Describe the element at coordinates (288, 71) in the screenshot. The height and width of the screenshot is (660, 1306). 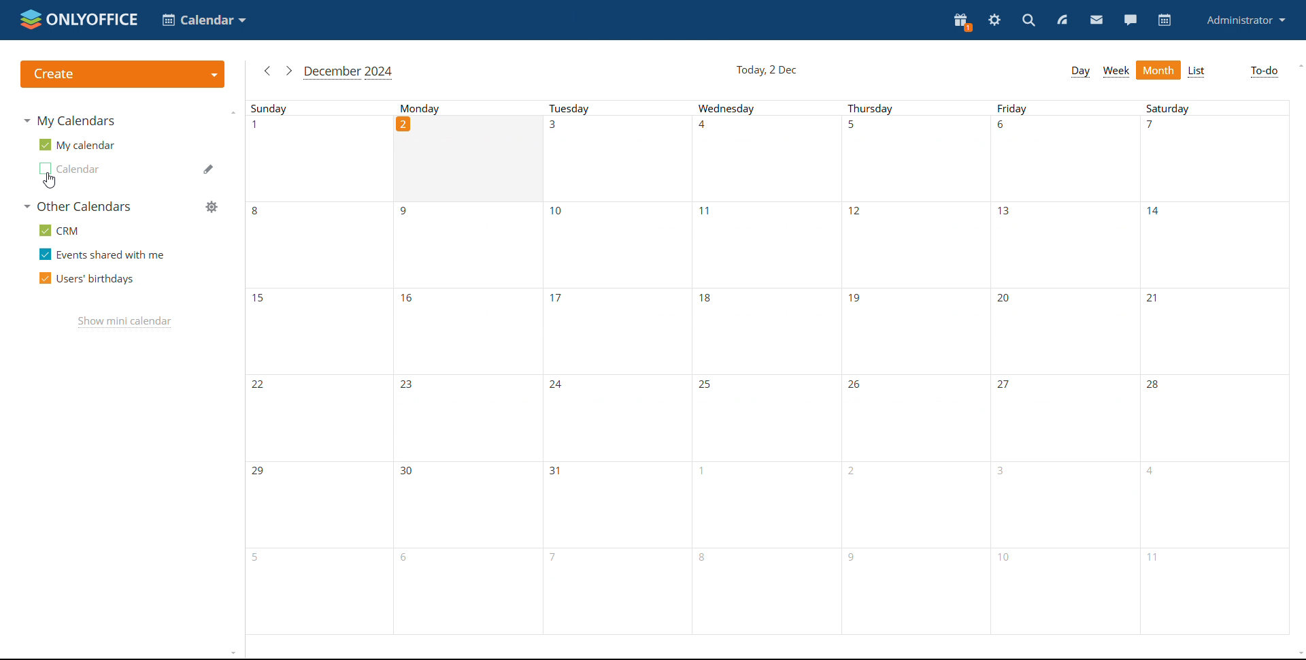
I see `next month` at that location.